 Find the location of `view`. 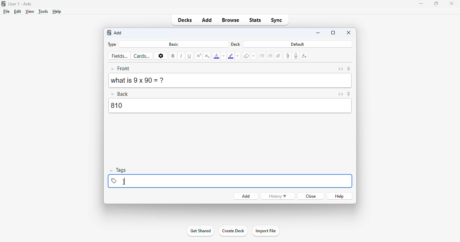

view is located at coordinates (30, 11).